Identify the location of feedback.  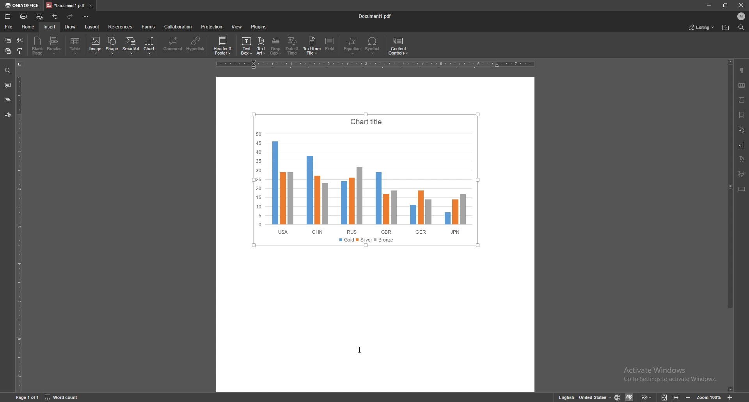
(7, 115).